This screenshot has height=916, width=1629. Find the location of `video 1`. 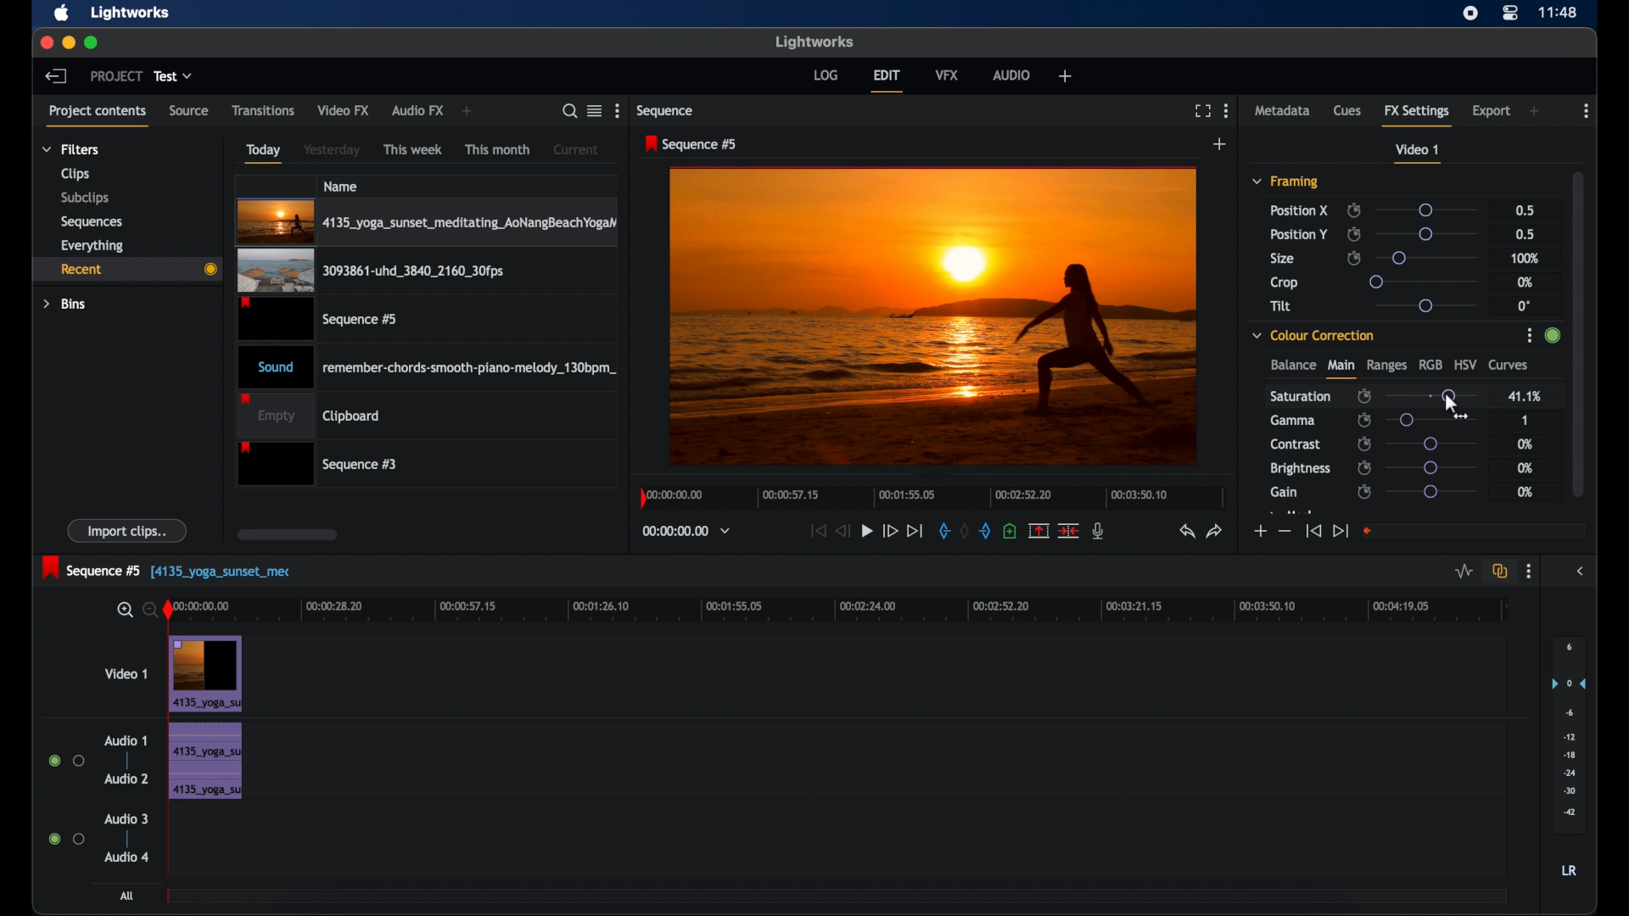

video 1 is located at coordinates (126, 673).